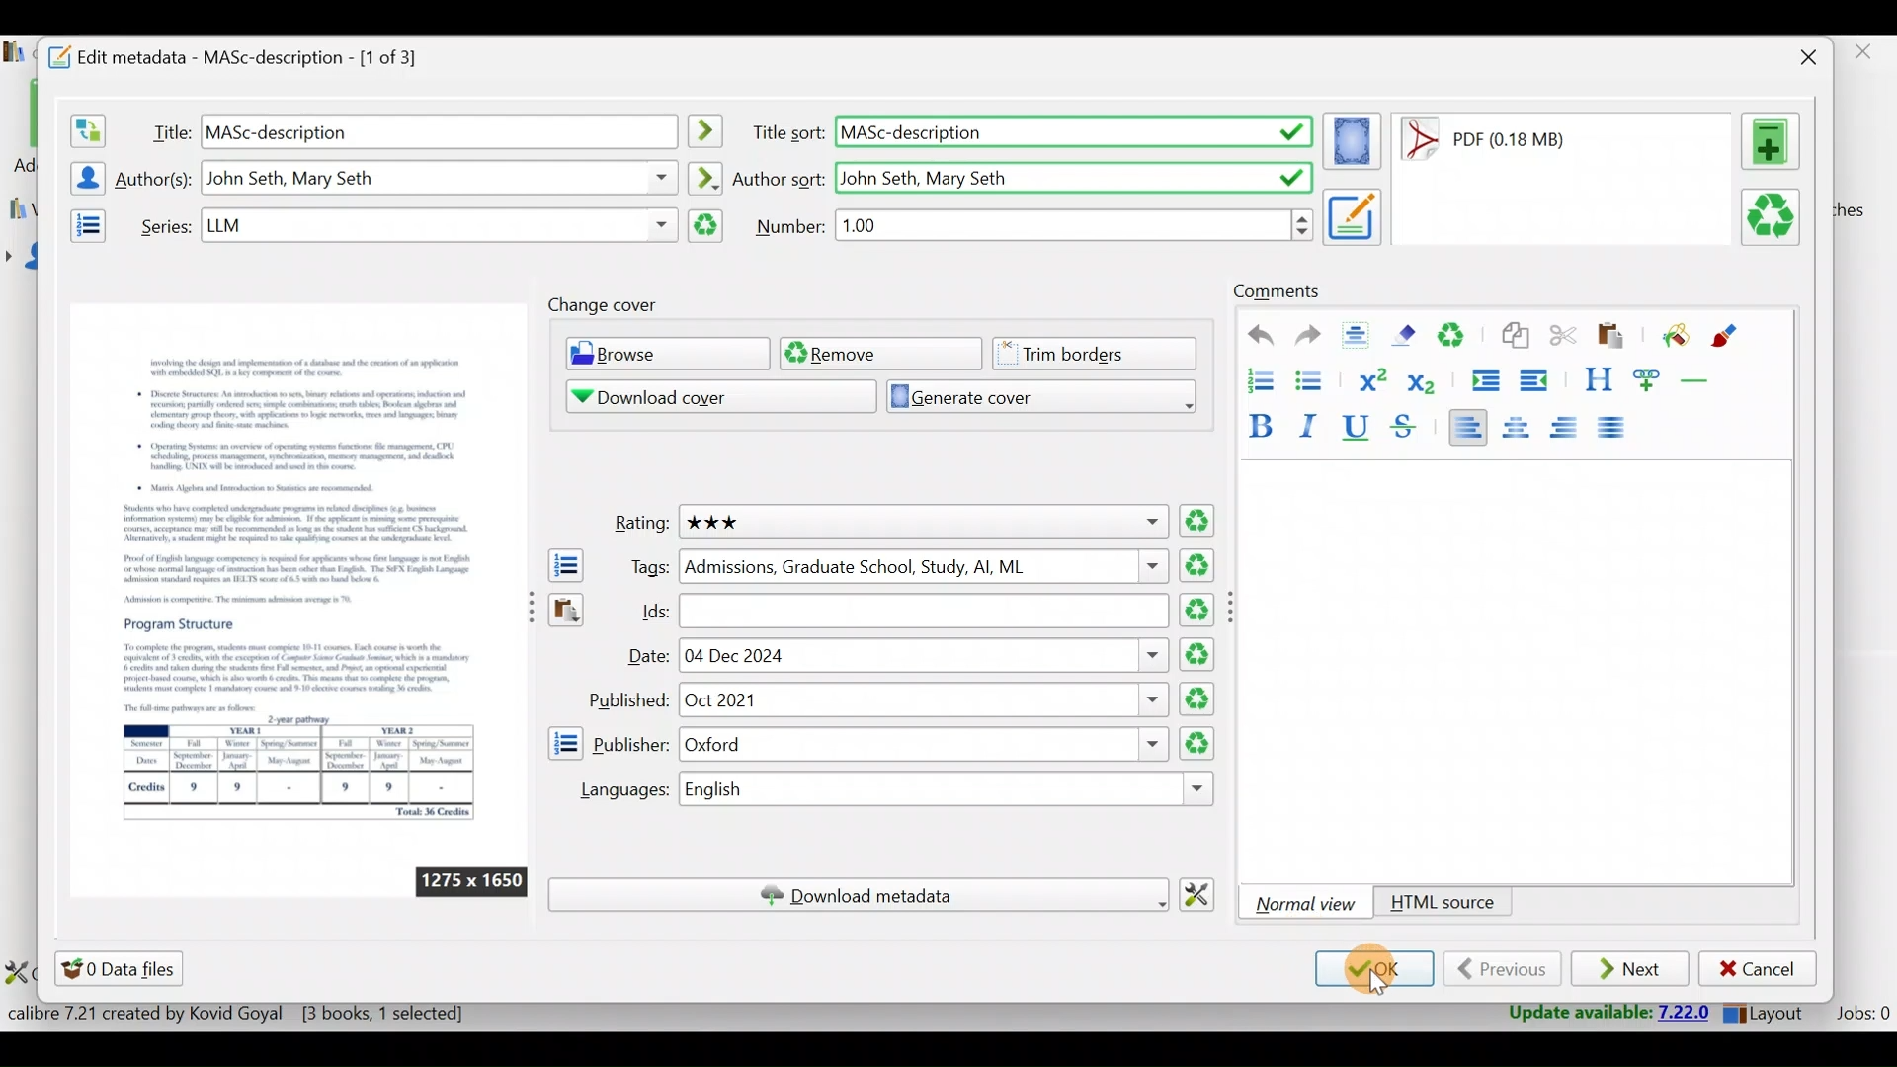 This screenshot has height=1067, width=1897. Describe the element at coordinates (441, 178) in the screenshot. I see `` at that location.